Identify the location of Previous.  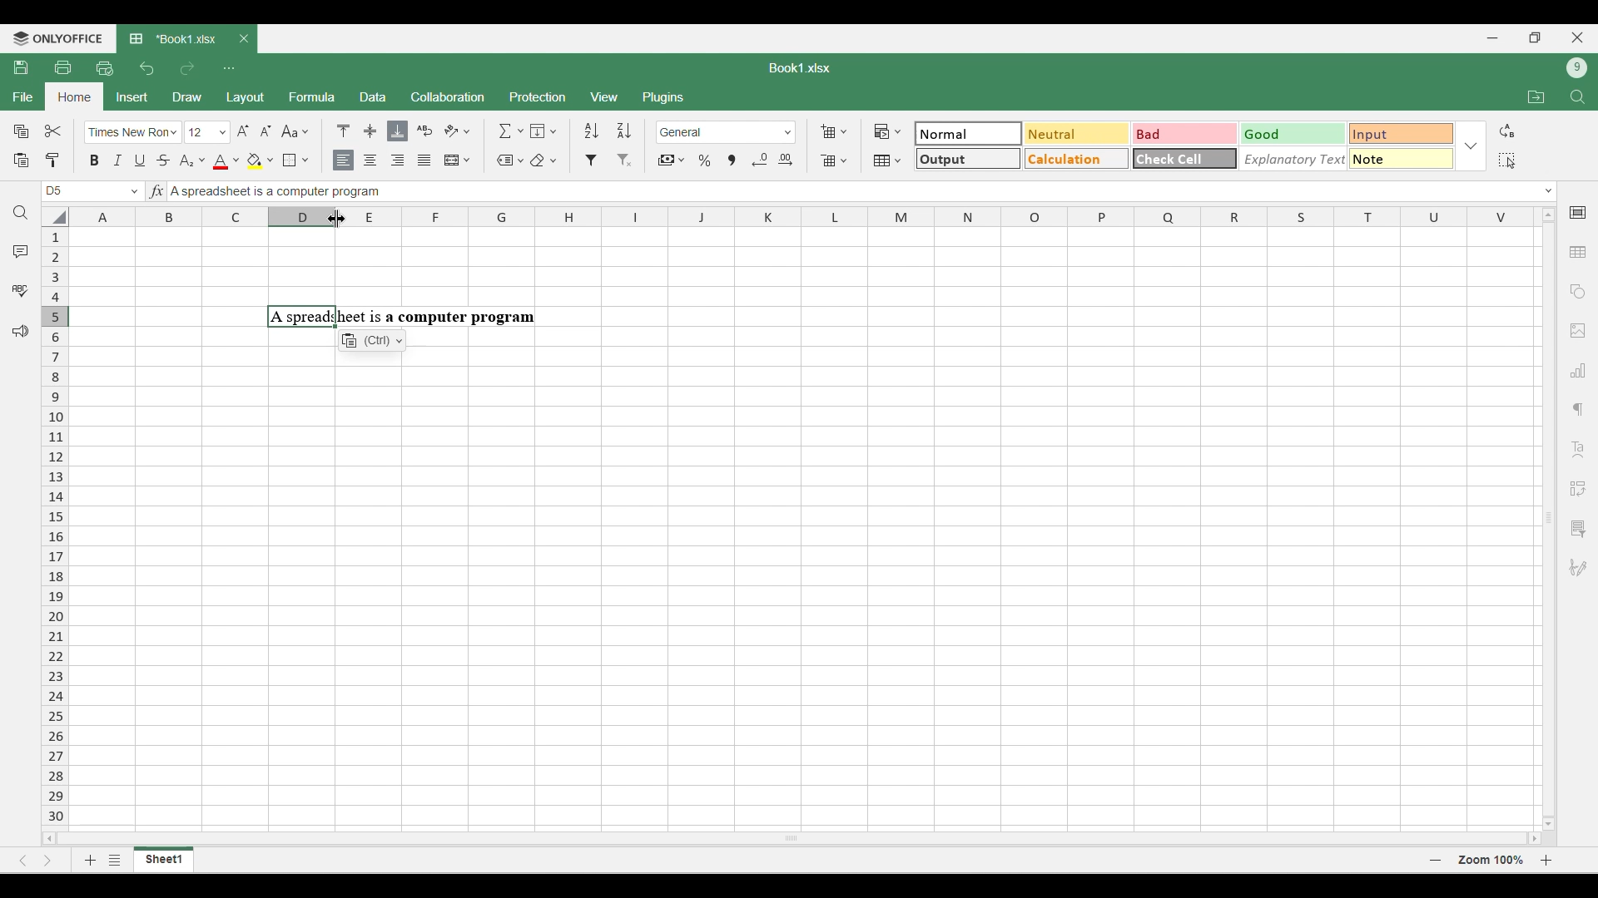
(22, 861).